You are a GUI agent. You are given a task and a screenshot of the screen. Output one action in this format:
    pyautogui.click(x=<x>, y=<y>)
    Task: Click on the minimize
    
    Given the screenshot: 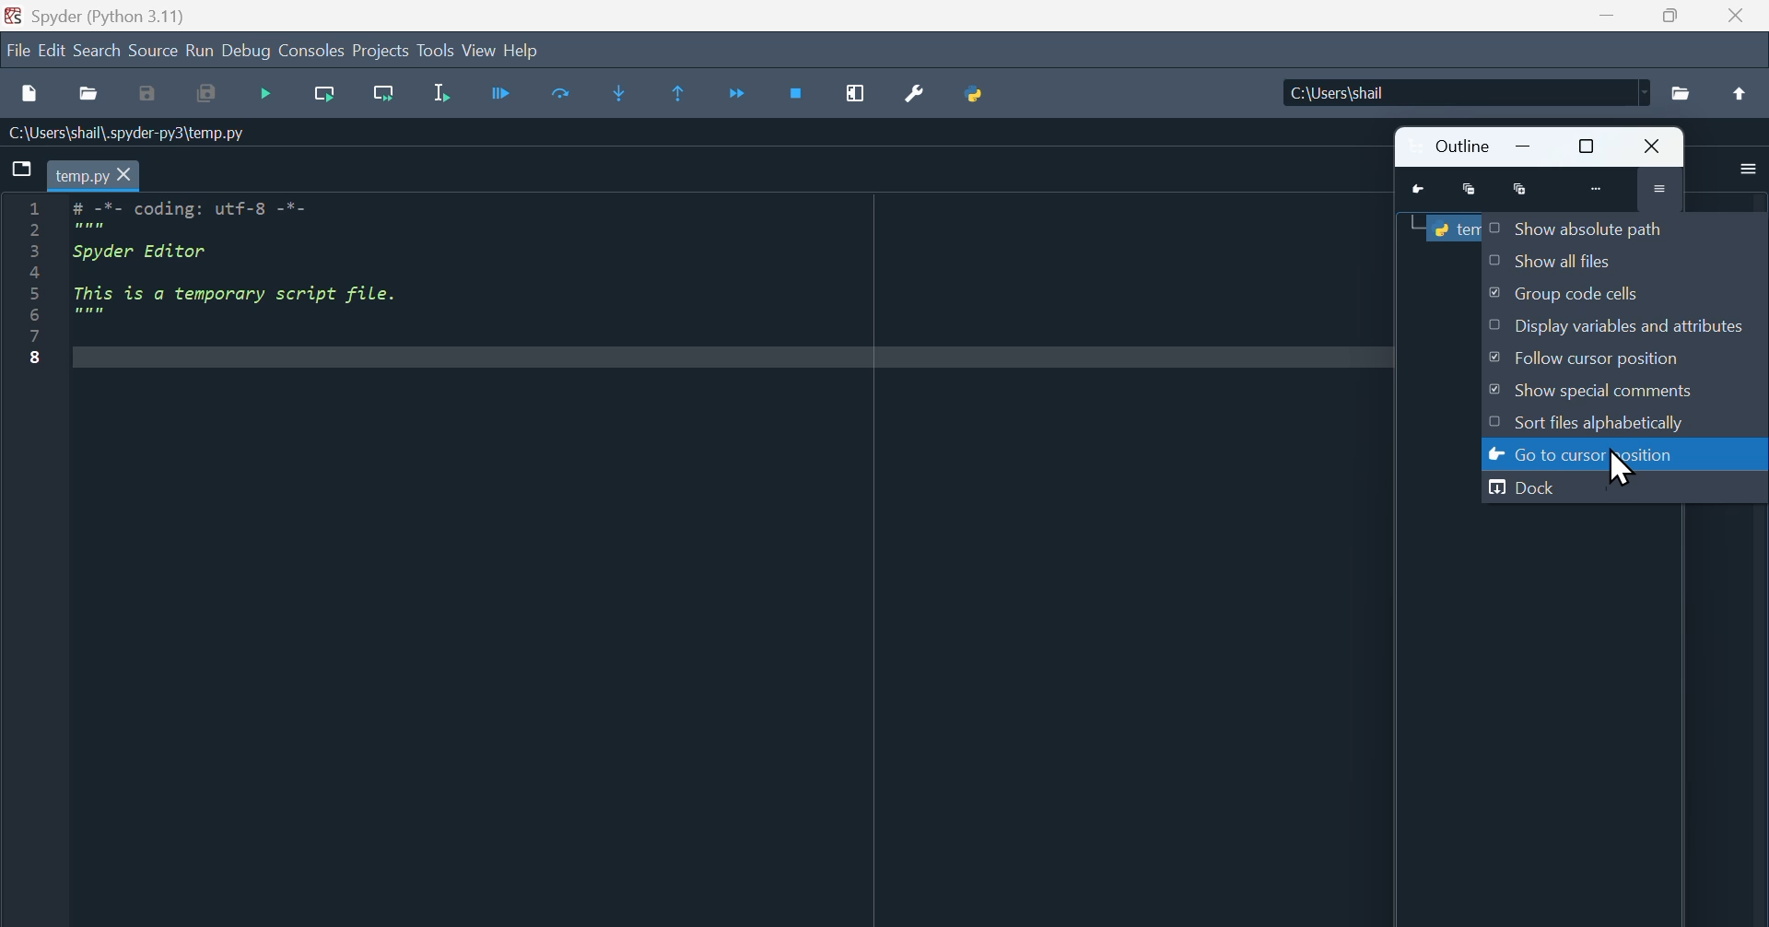 What is the action you would take?
    pyautogui.click(x=1608, y=16)
    